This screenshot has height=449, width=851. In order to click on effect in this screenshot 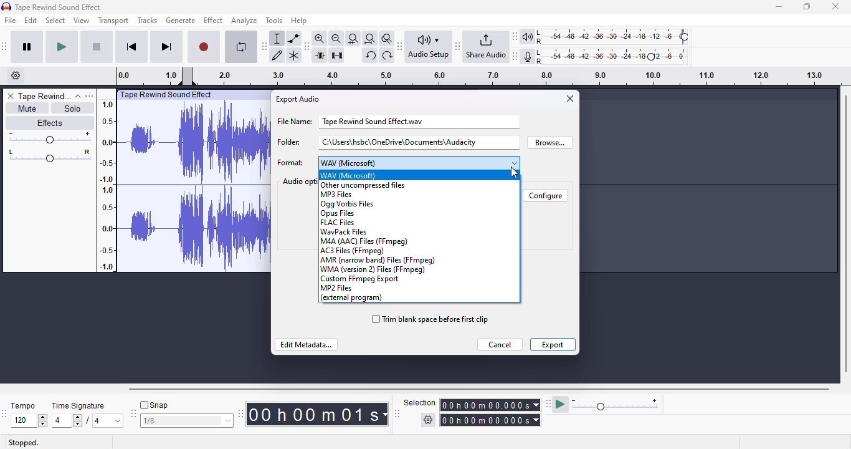, I will do `click(213, 20)`.